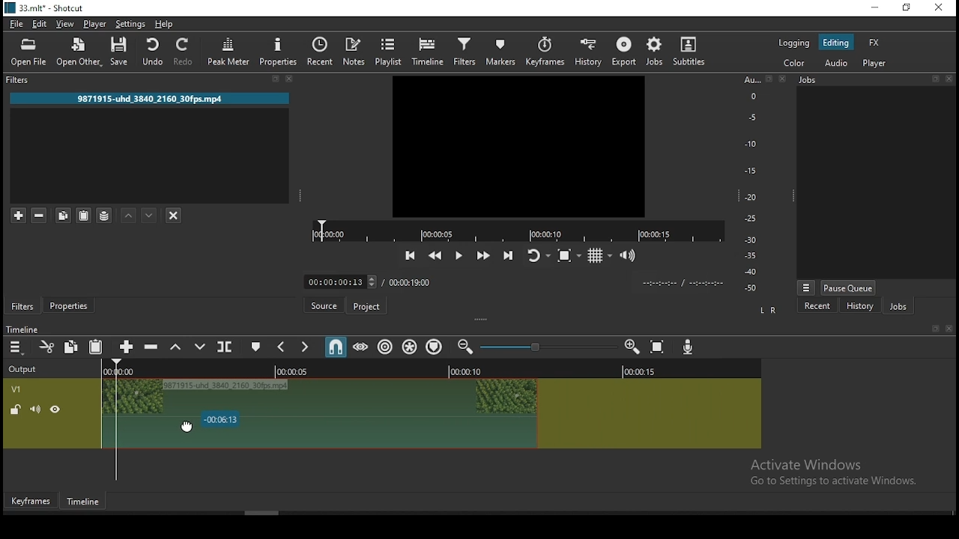 The width and height of the screenshot is (959, 539). I want to click on 00:00:00:13 3] / 00:00:19:00, so click(366, 281).